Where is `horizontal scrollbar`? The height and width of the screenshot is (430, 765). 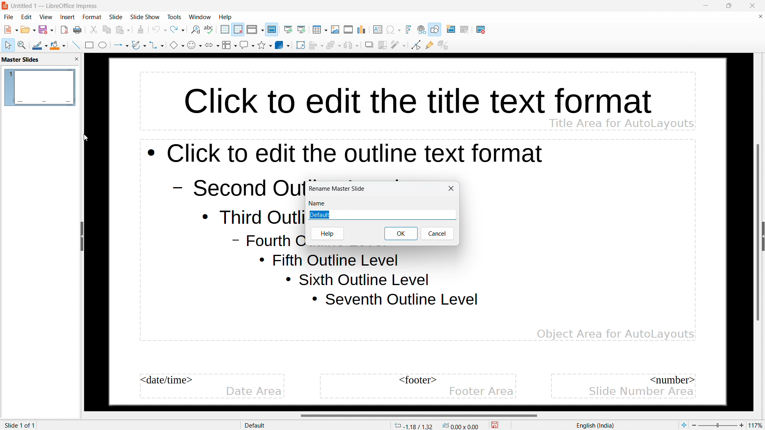
horizontal scrollbar is located at coordinates (419, 415).